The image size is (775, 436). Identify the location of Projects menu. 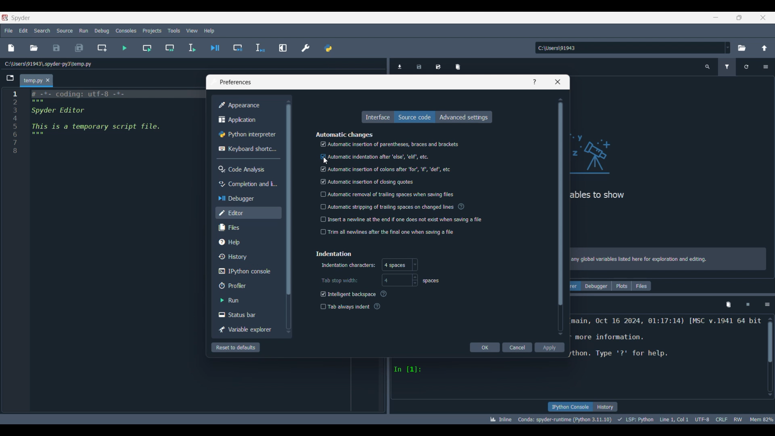
(152, 31).